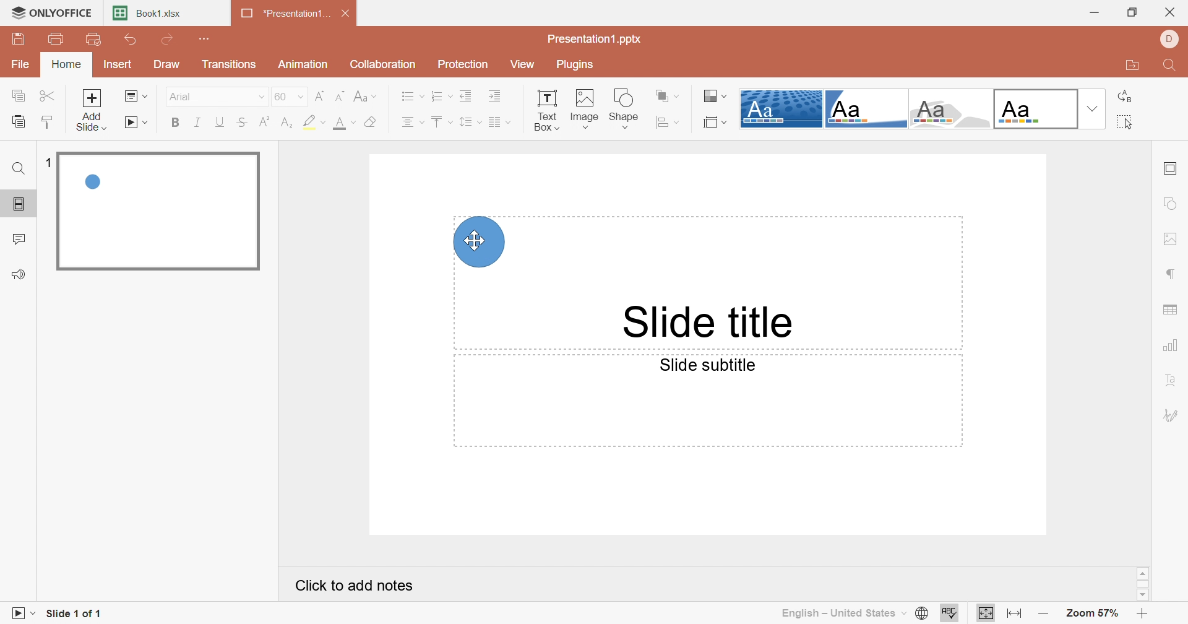 The width and height of the screenshot is (1188, 624). Describe the element at coordinates (496, 97) in the screenshot. I see `Increase indent` at that location.